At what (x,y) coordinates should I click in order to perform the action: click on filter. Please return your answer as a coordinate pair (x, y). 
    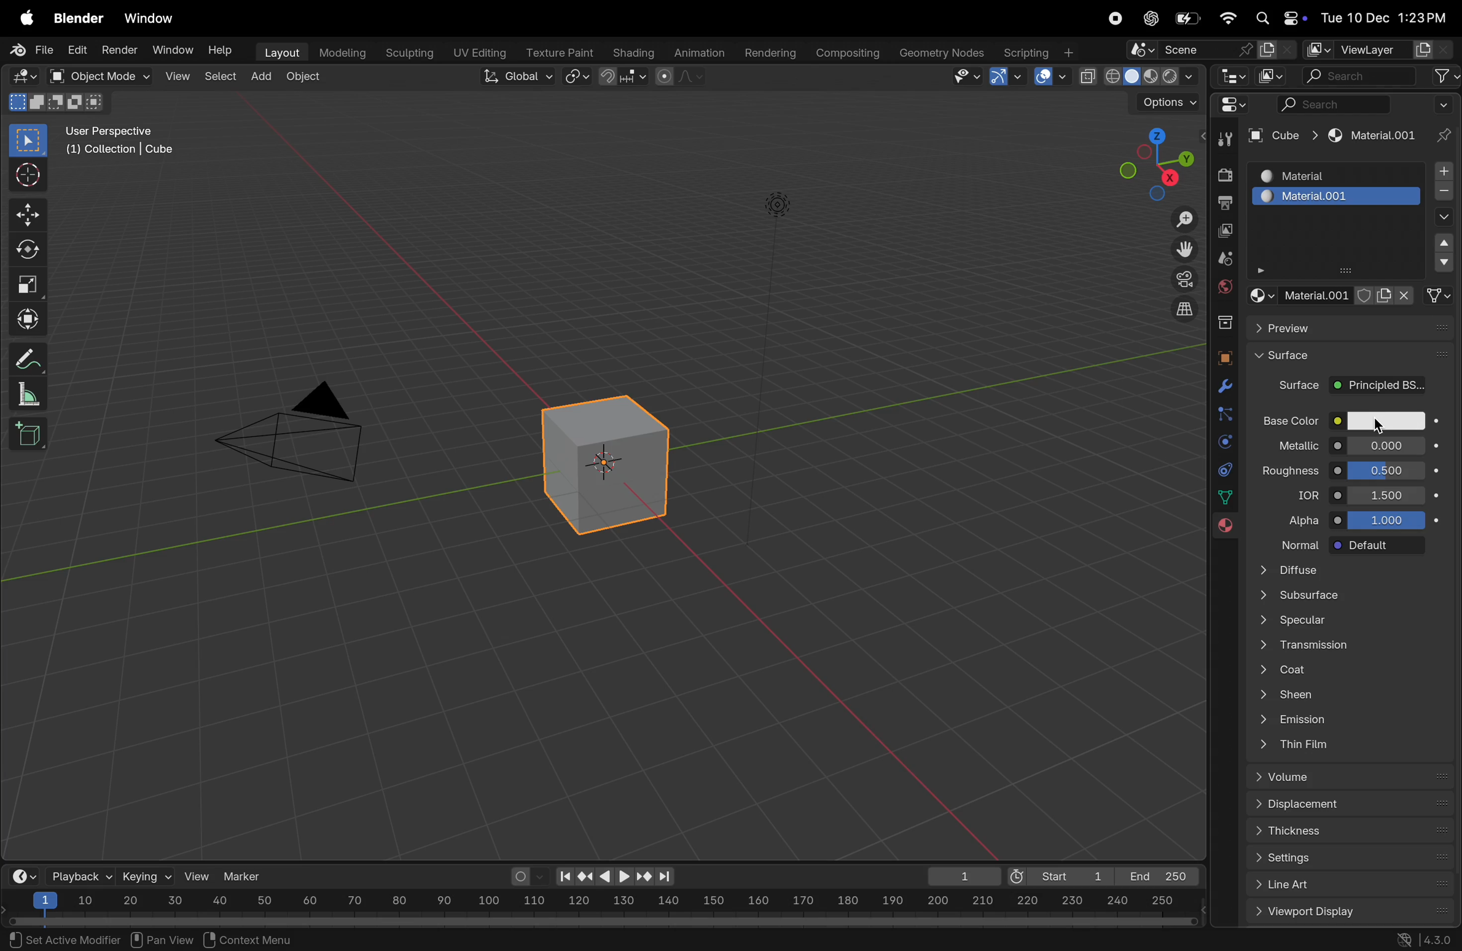
    Looking at the image, I should click on (1445, 76).